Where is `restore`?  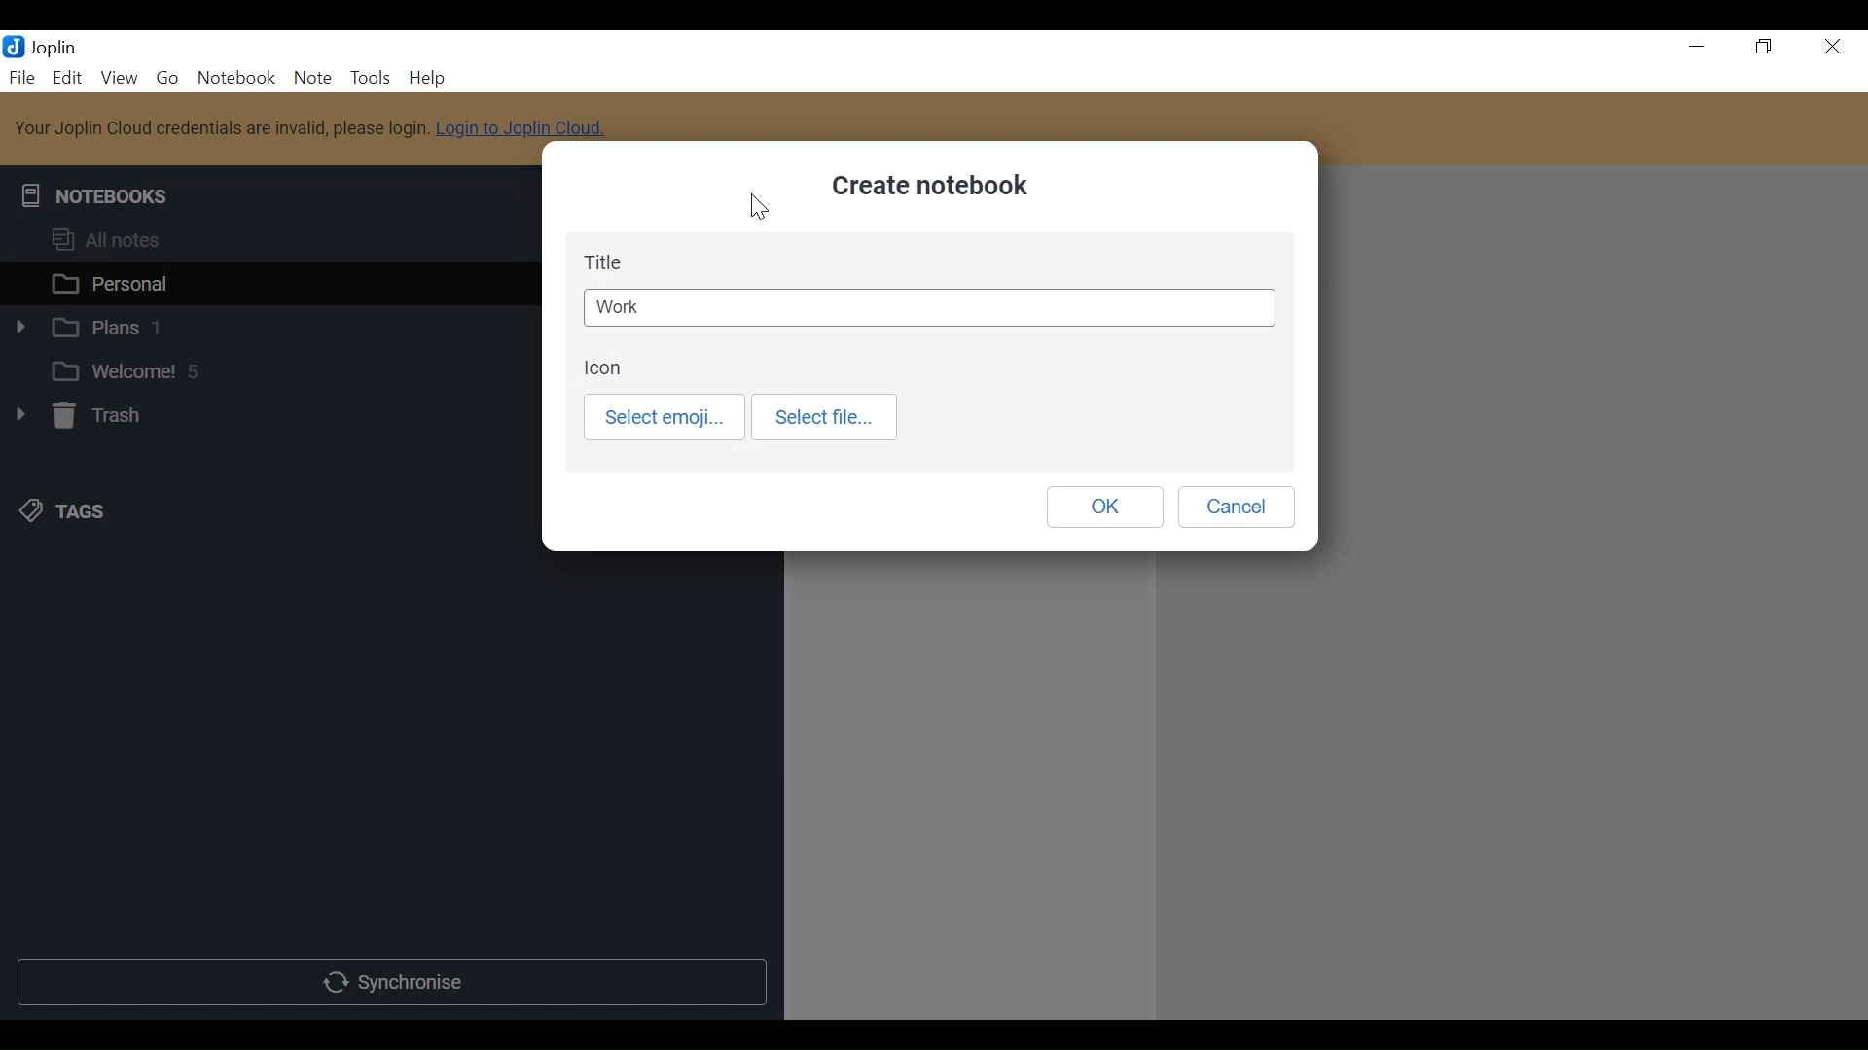 restore is located at coordinates (1764, 48).